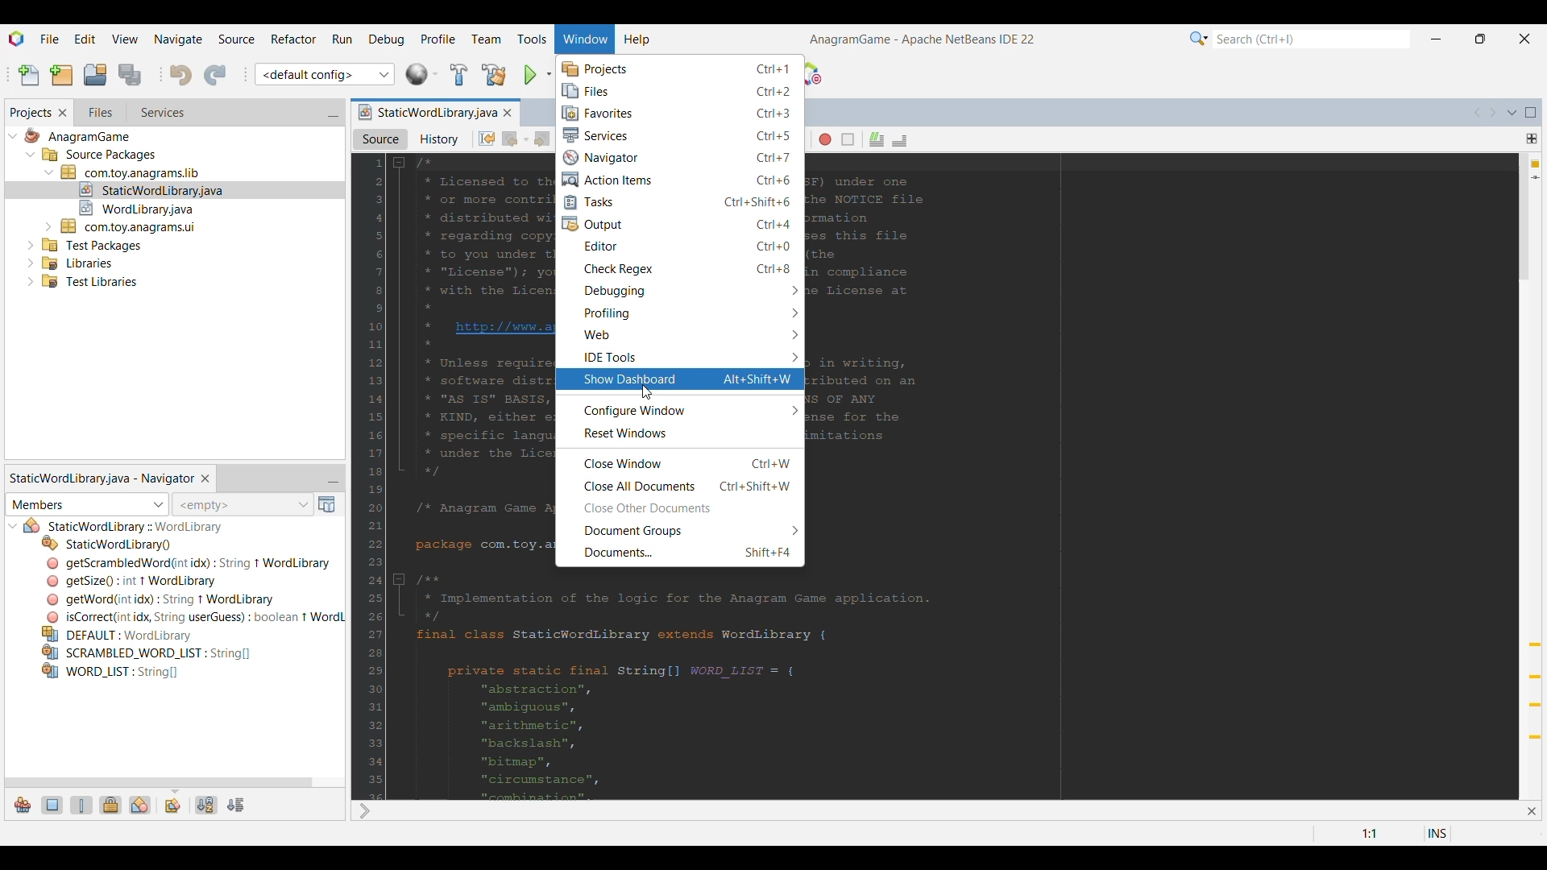  Describe the element at coordinates (1478, 112) in the screenshot. I see `Scroll documents left` at that location.